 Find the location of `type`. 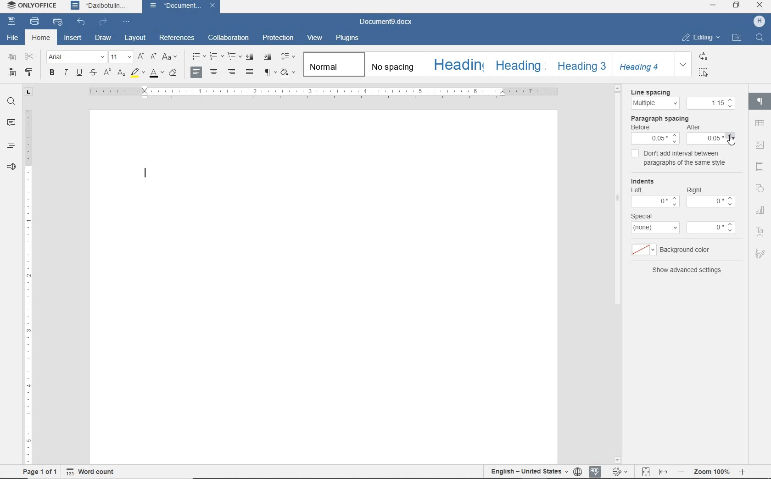

type is located at coordinates (656, 227).